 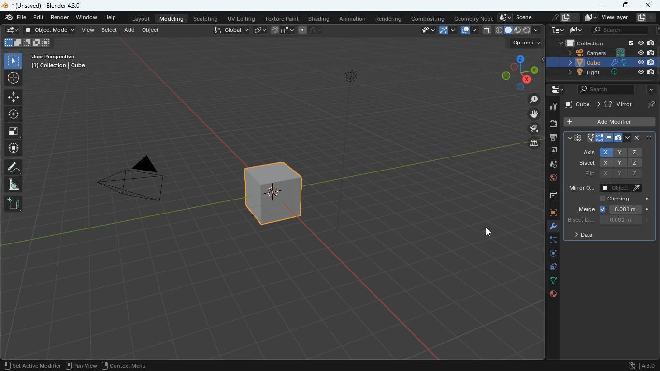 What do you see at coordinates (586, 163) in the screenshot?
I see `bisect` at bounding box center [586, 163].